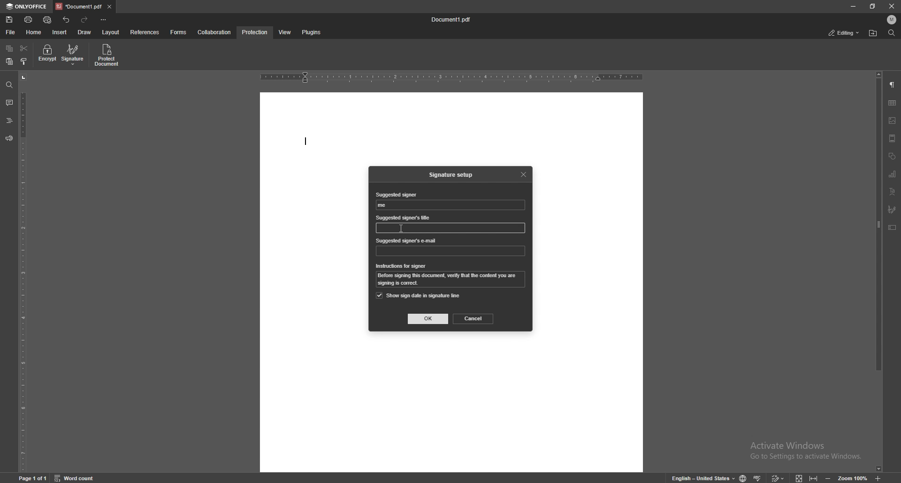 This screenshot has height=483, width=901. I want to click on input box, so click(451, 227).